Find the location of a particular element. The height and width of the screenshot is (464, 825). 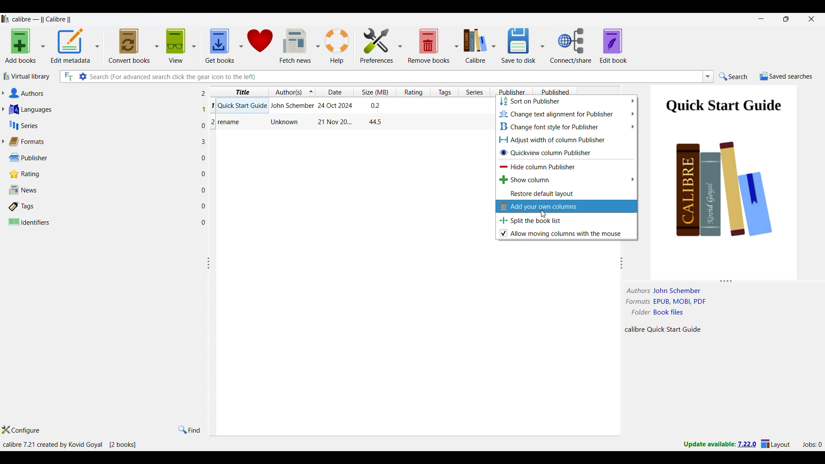

Virtual library is located at coordinates (27, 76).